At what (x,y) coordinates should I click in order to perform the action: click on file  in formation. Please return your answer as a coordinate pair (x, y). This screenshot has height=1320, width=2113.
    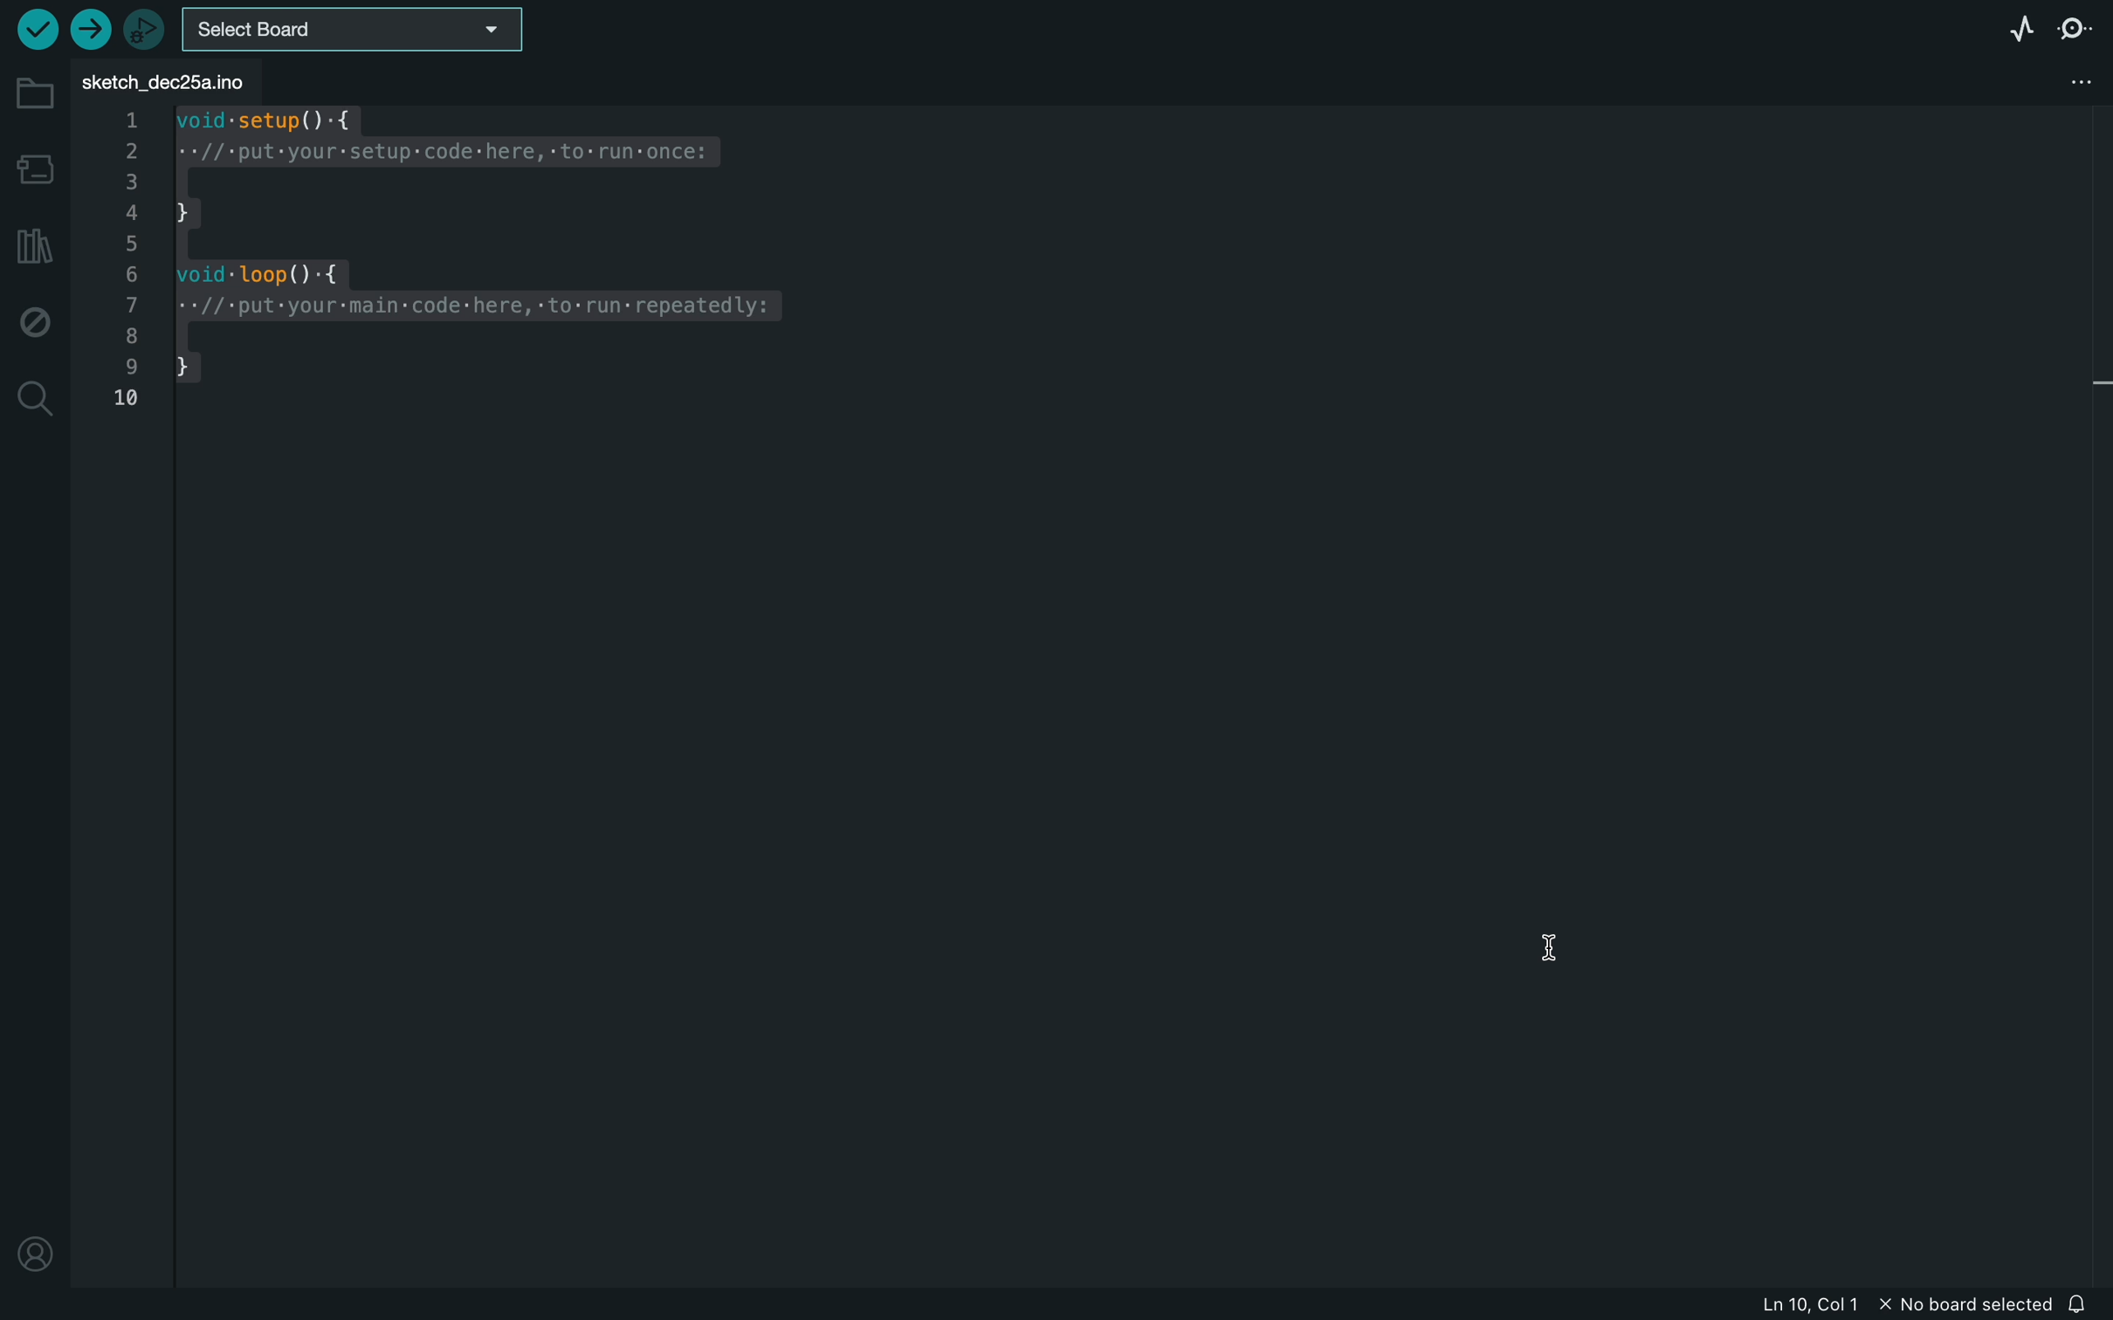
    Looking at the image, I should click on (1883, 1304).